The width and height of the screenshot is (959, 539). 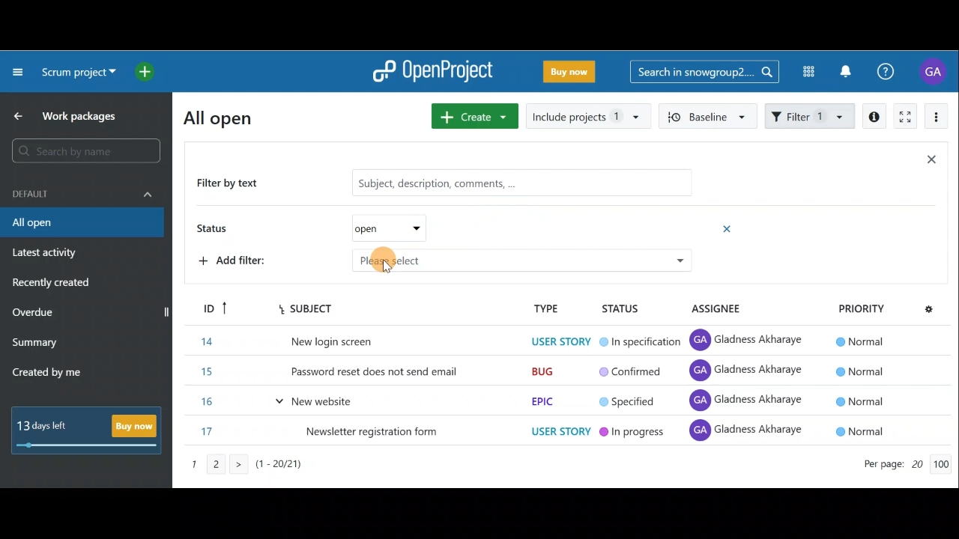 What do you see at coordinates (904, 118) in the screenshot?
I see `Activate zen mode` at bounding box center [904, 118].